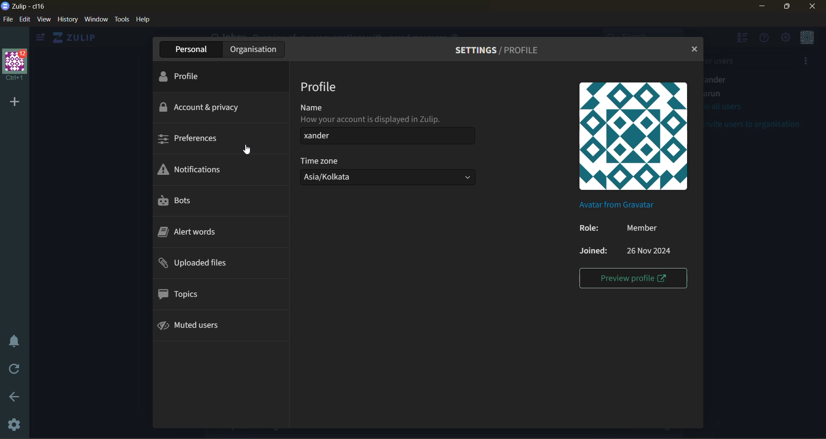 This screenshot has width=826, height=439. I want to click on go back, so click(17, 397).